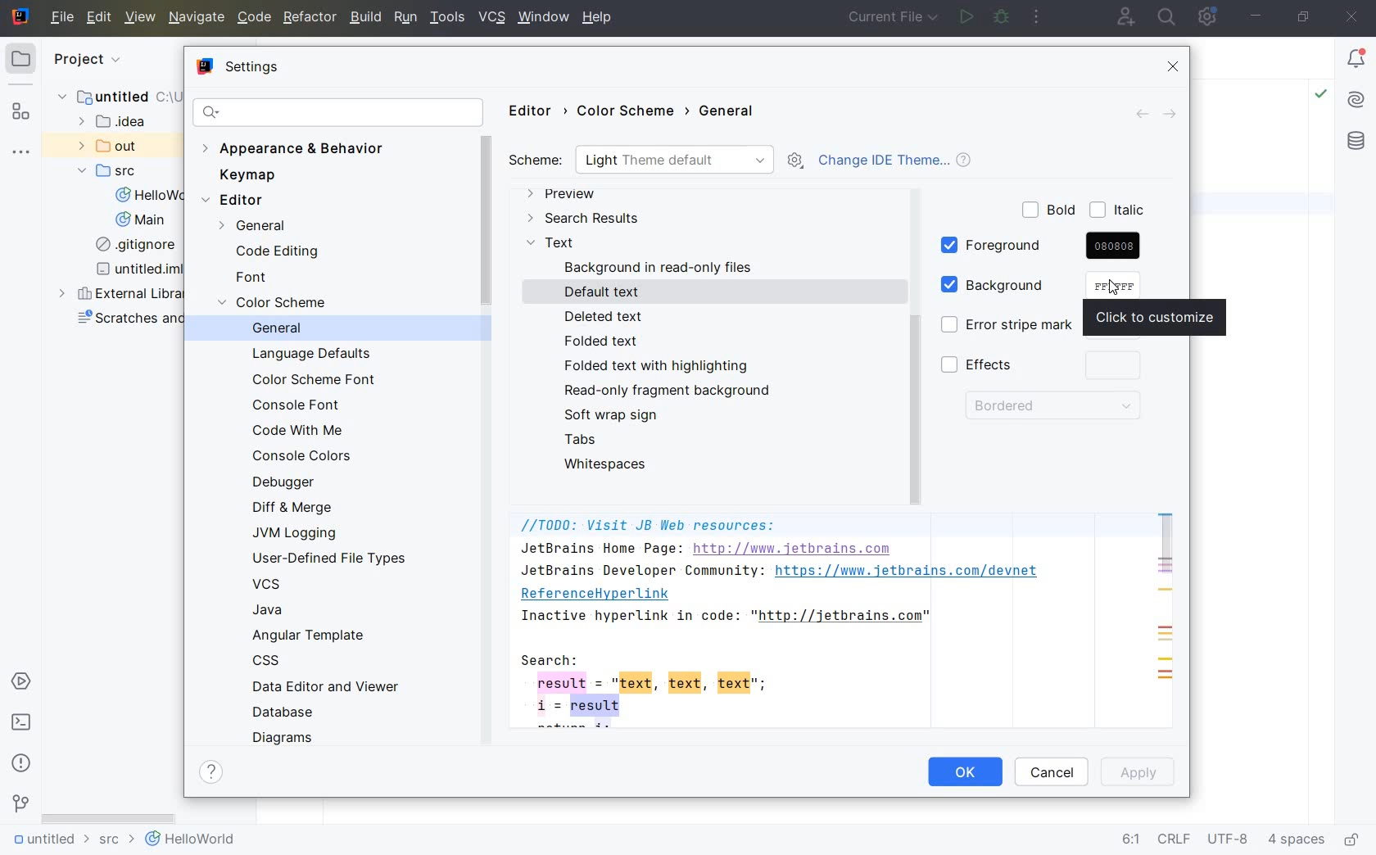 This screenshot has width=1376, height=855. I want to click on CONSOLE COLORS, so click(306, 457).